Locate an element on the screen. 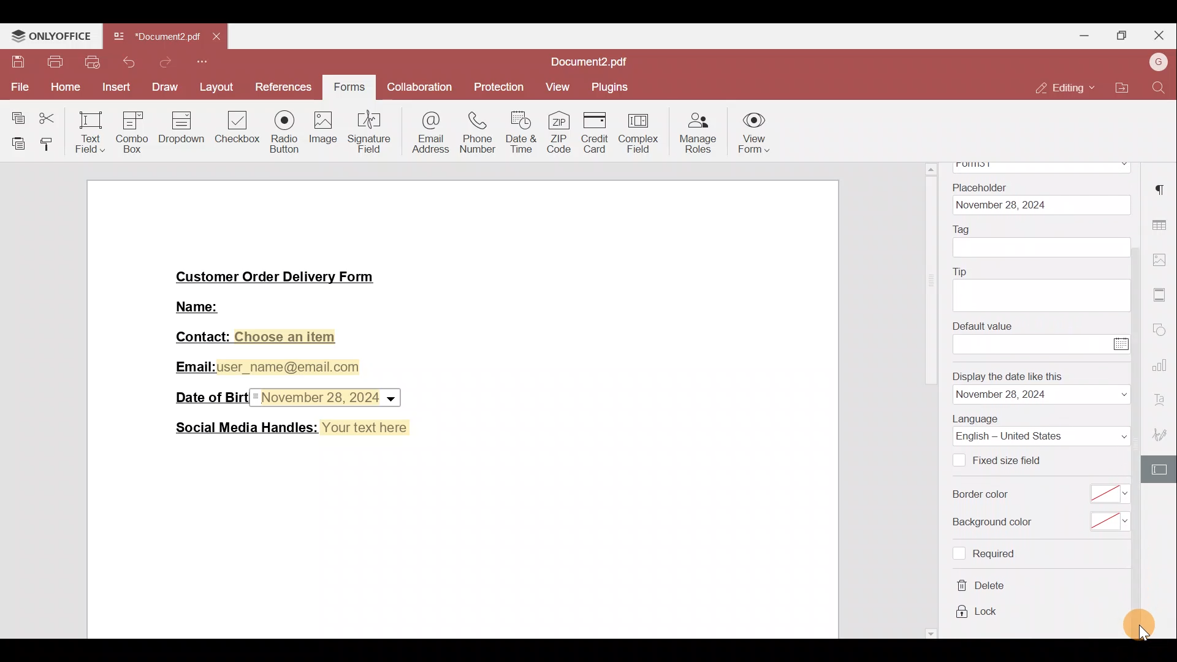 The width and height of the screenshot is (1177, 662). Chart settings is located at coordinates (1162, 370).